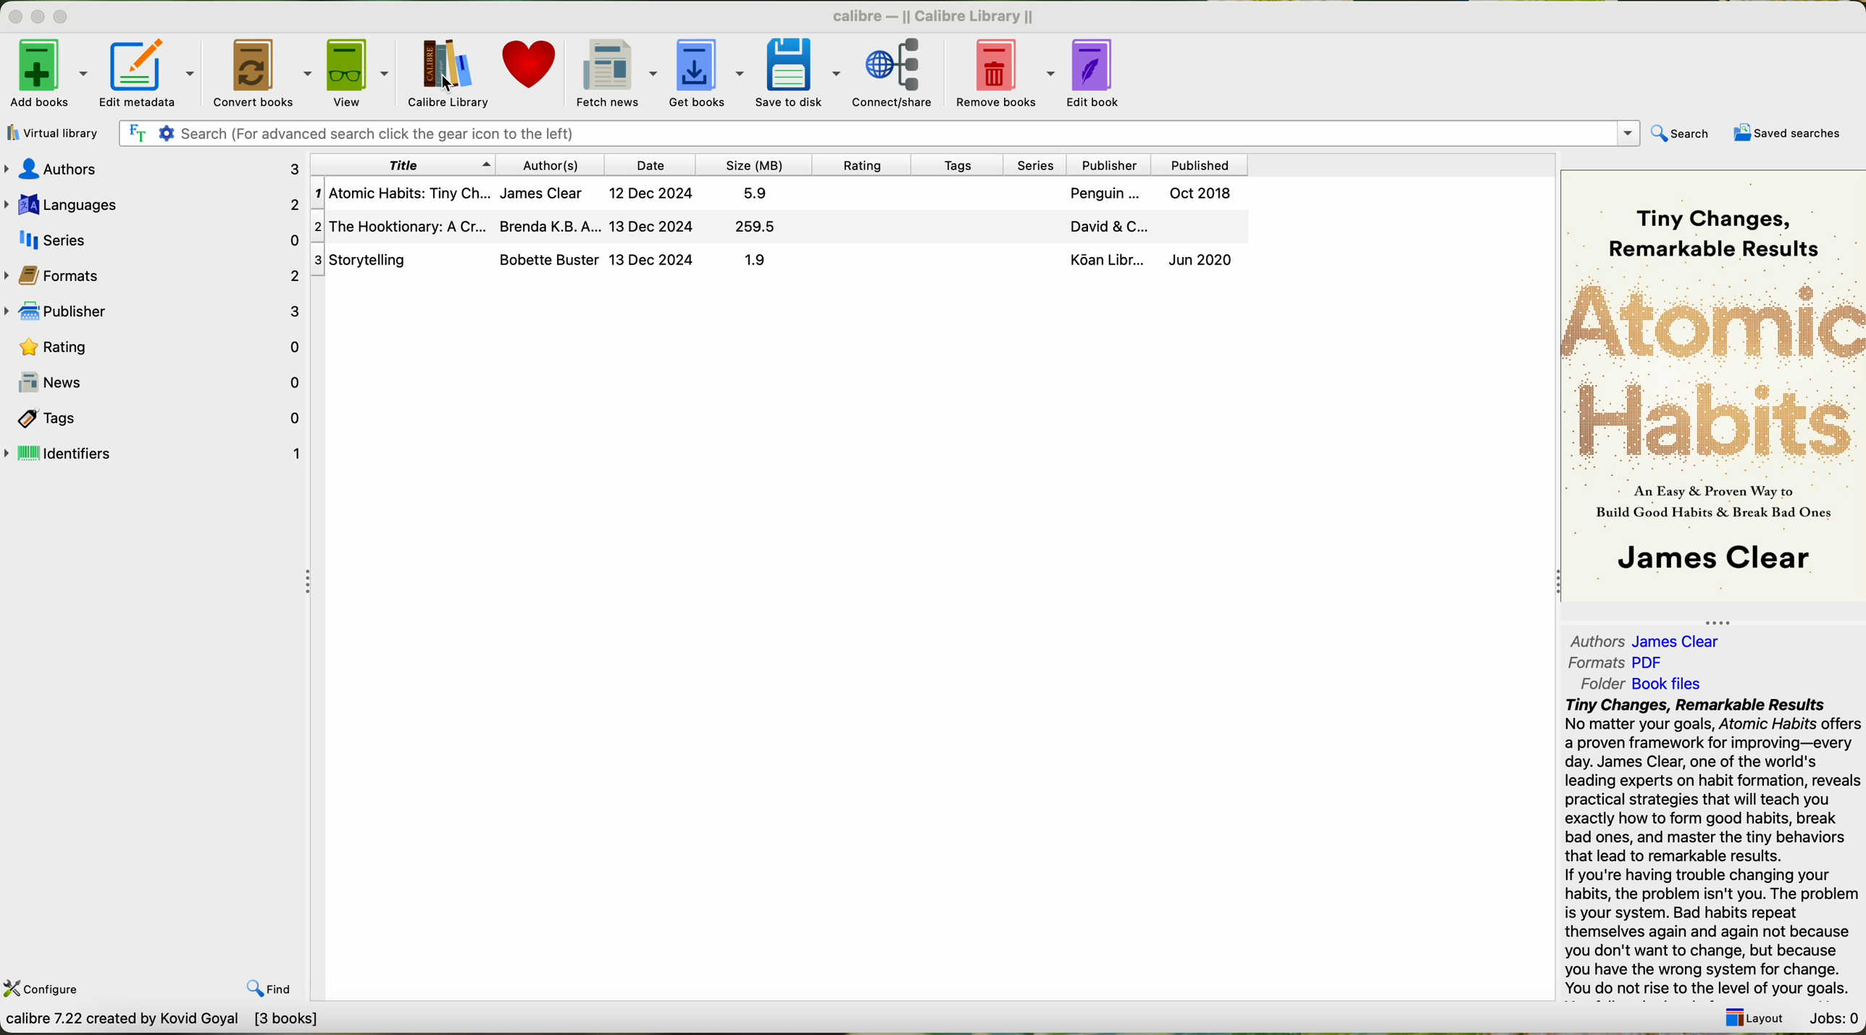  Describe the element at coordinates (1143, 227) in the screenshot. I see `David & C...` at that location.